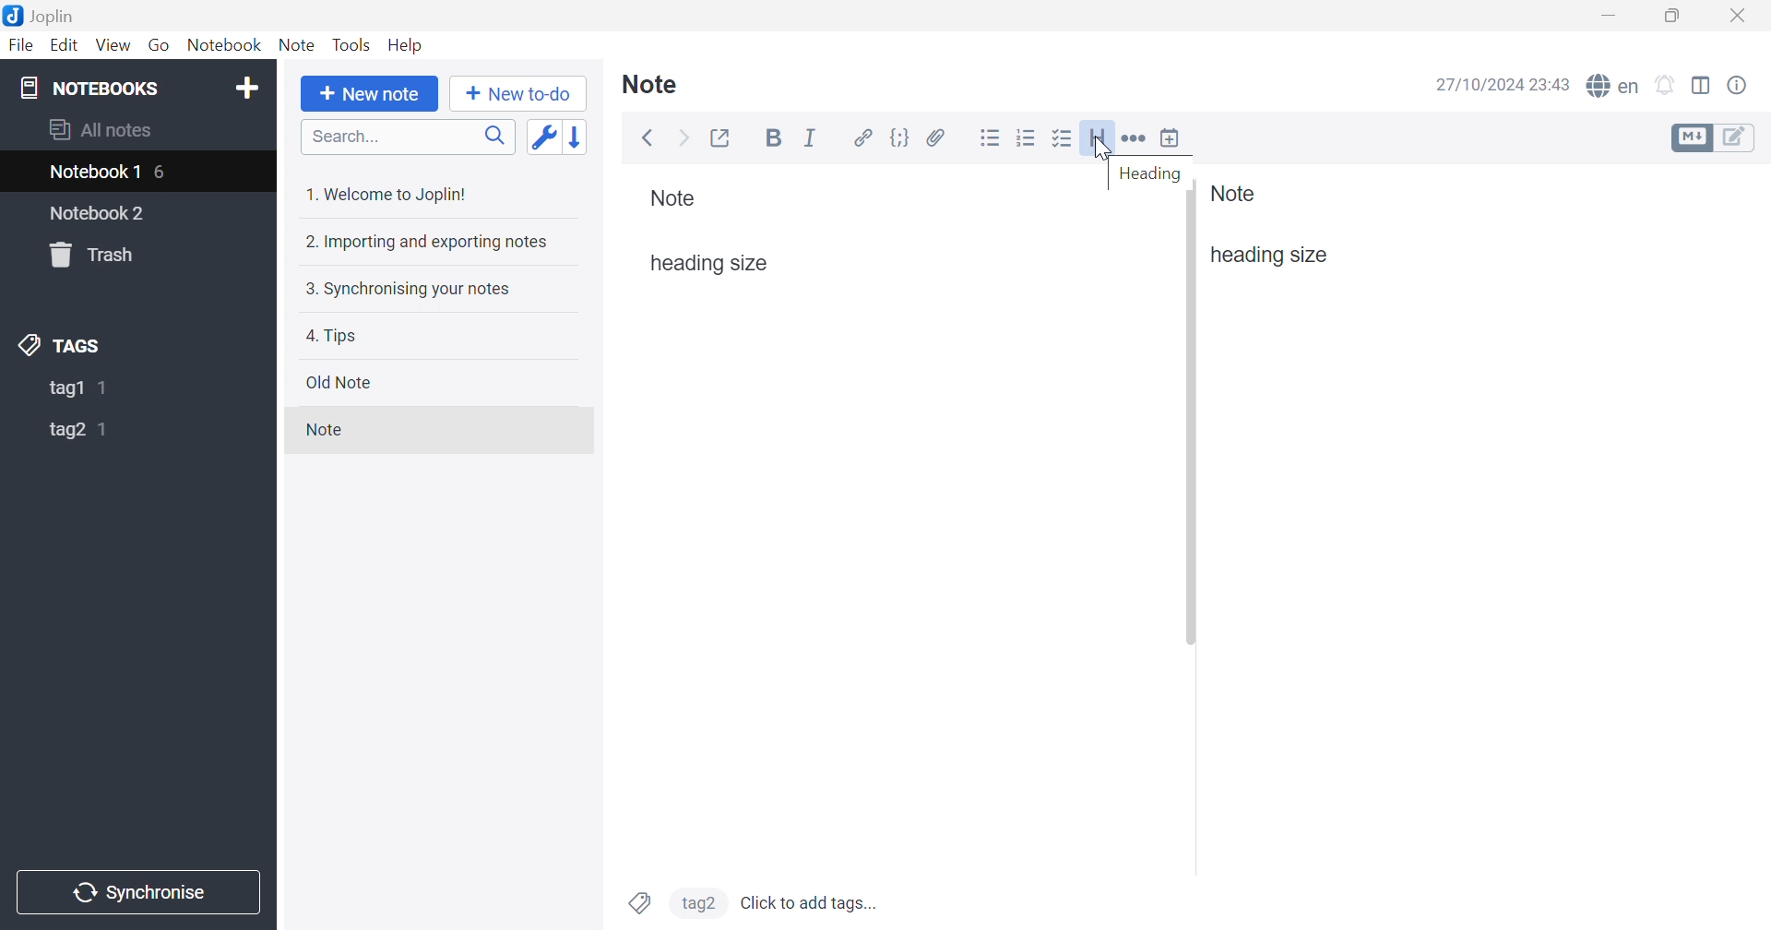  Describe the element at coordinates (101, 128) in the screenshot. I see `All notes` at that location.